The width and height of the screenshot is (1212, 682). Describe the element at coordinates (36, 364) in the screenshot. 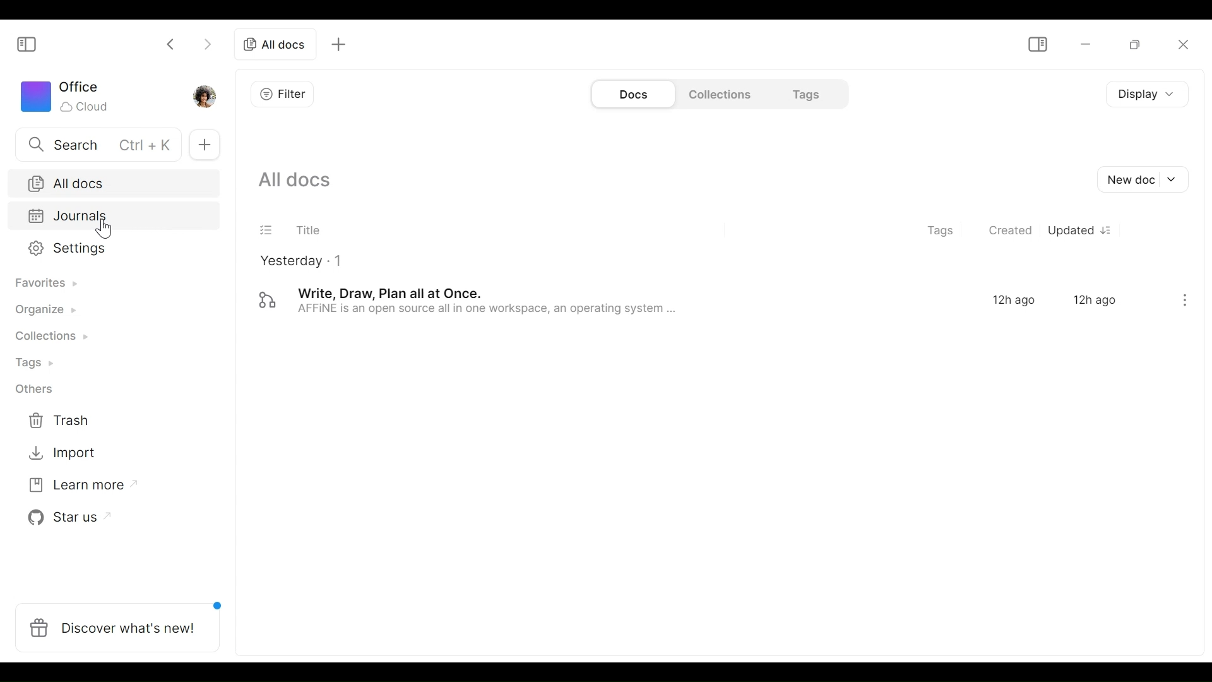

I see `Tags` at that location.